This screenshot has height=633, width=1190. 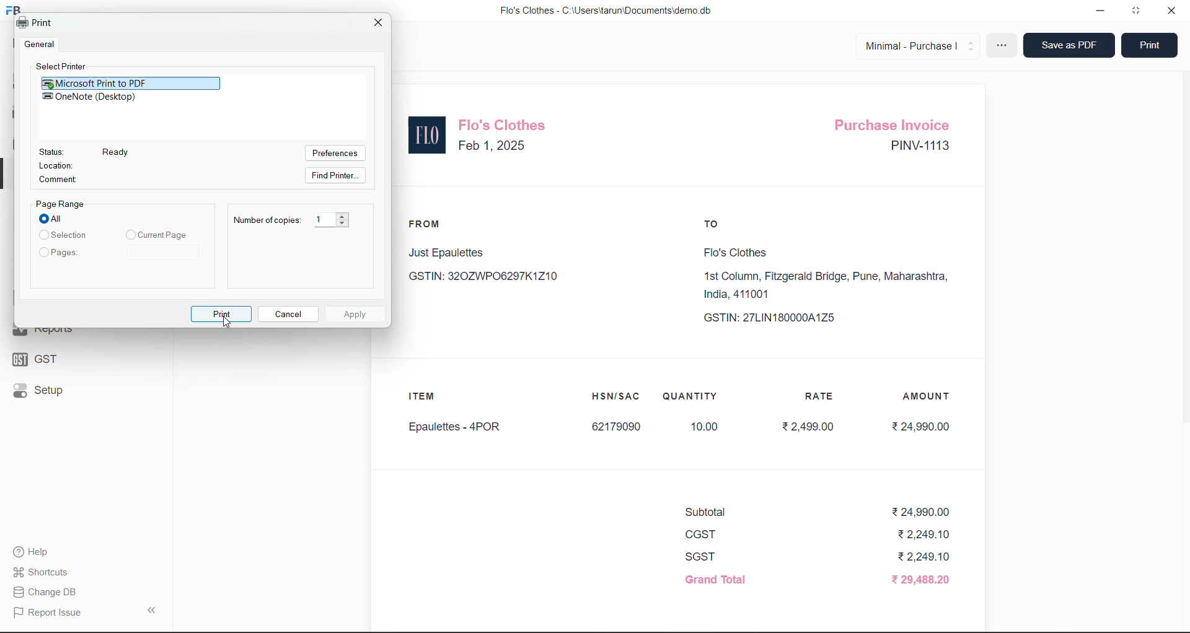 I want to click on Number of copies: 1, so click(x=270, y=219).